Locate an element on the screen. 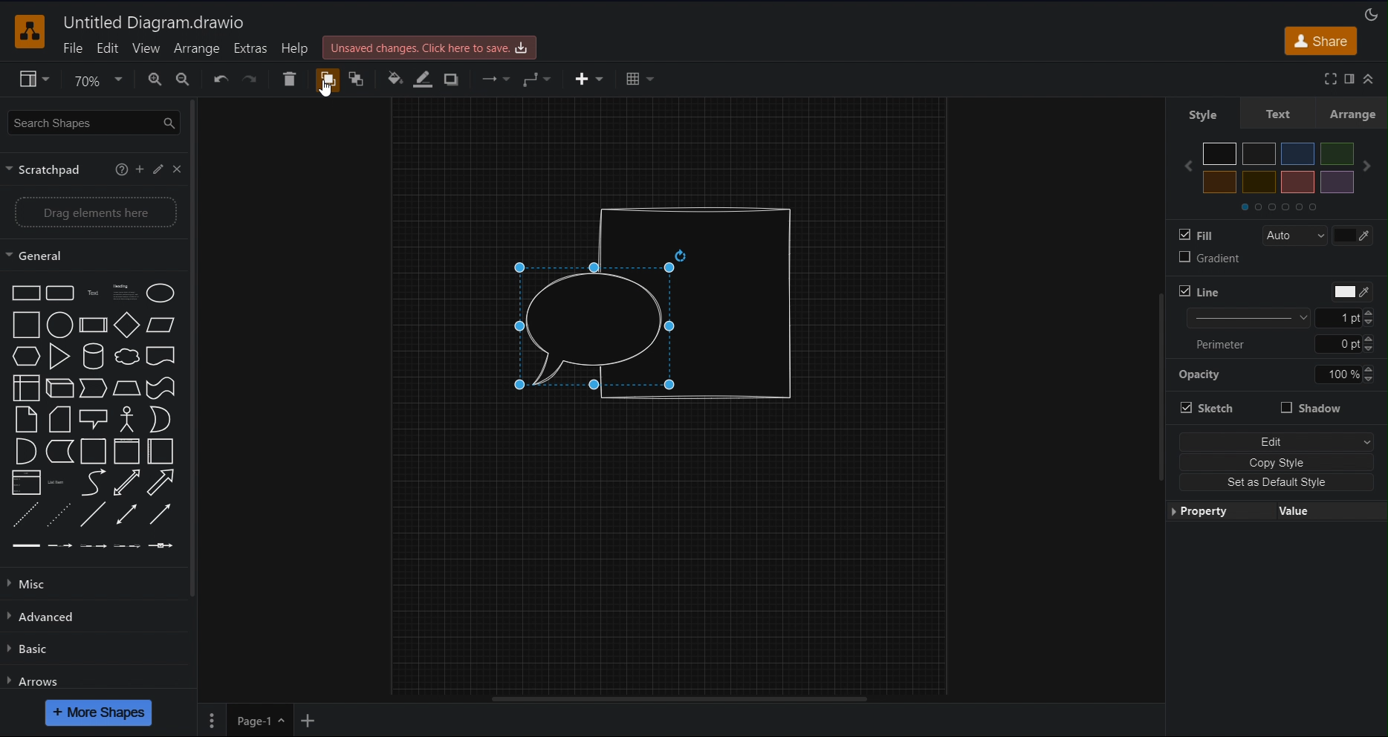 This screenshot has width=1388, height=737. Line Color is located at coordinates (423, 79).